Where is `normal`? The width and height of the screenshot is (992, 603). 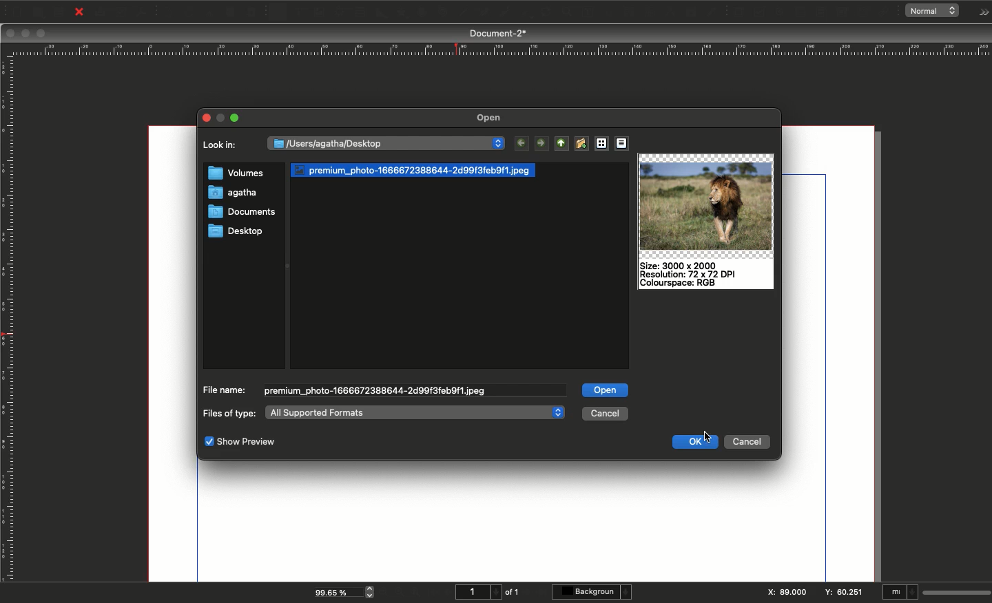 normal is located at coordinates (936, 11).